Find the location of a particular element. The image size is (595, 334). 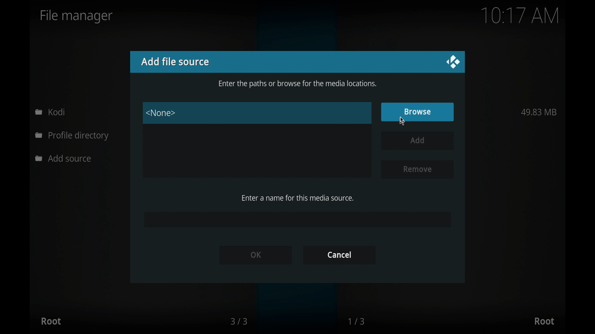

add source is located at coordinates (65, 159).